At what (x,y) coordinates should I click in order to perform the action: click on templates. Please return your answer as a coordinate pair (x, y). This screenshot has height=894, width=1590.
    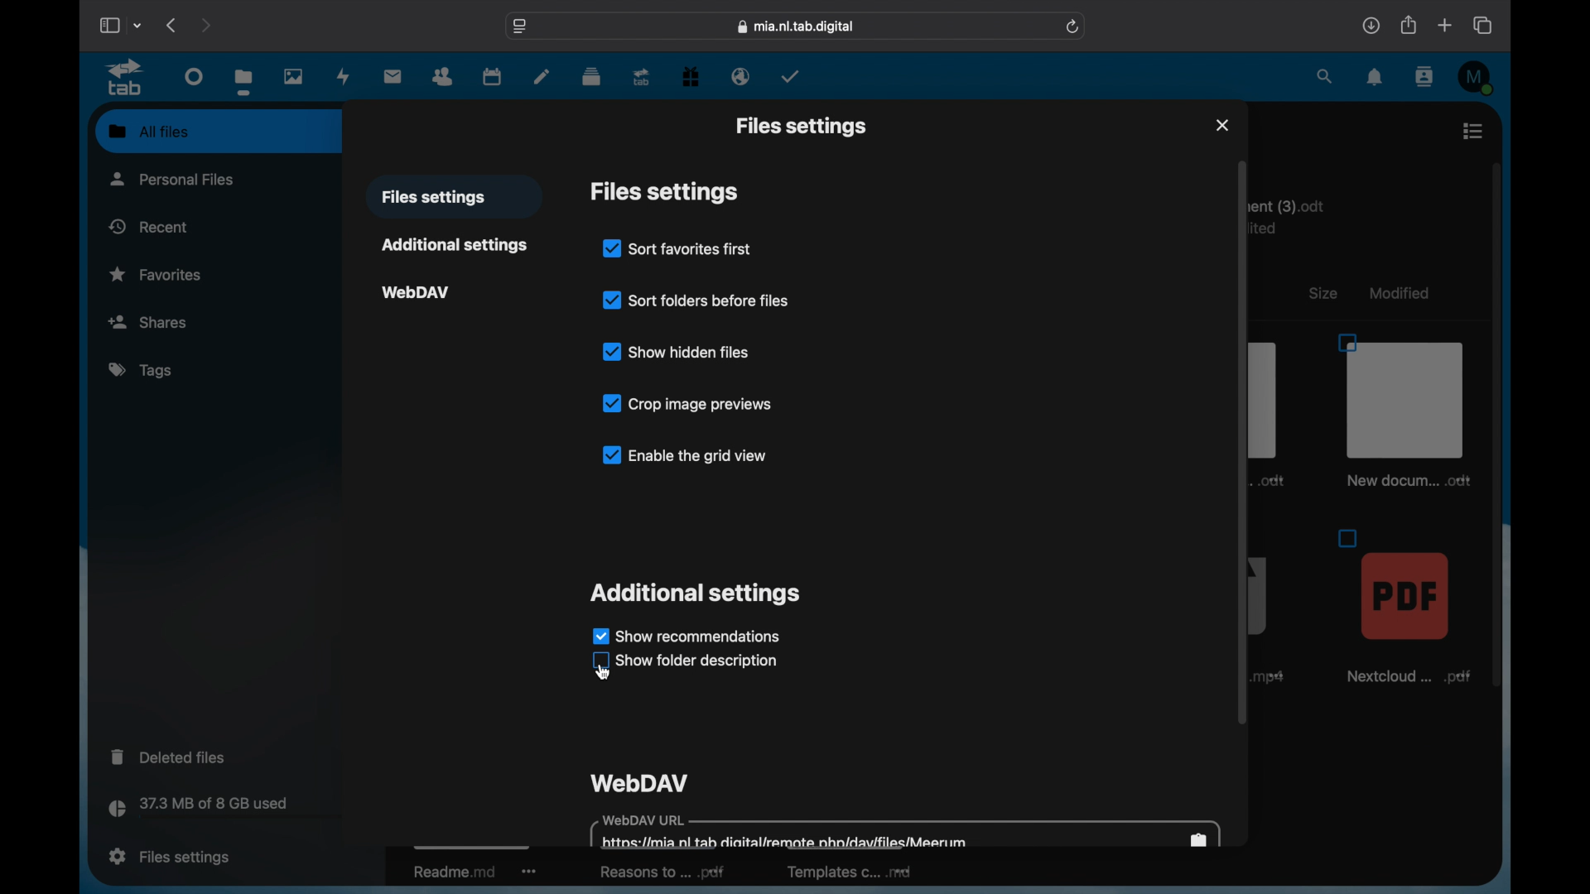
    Looking at the image, I should click on (849, 878).